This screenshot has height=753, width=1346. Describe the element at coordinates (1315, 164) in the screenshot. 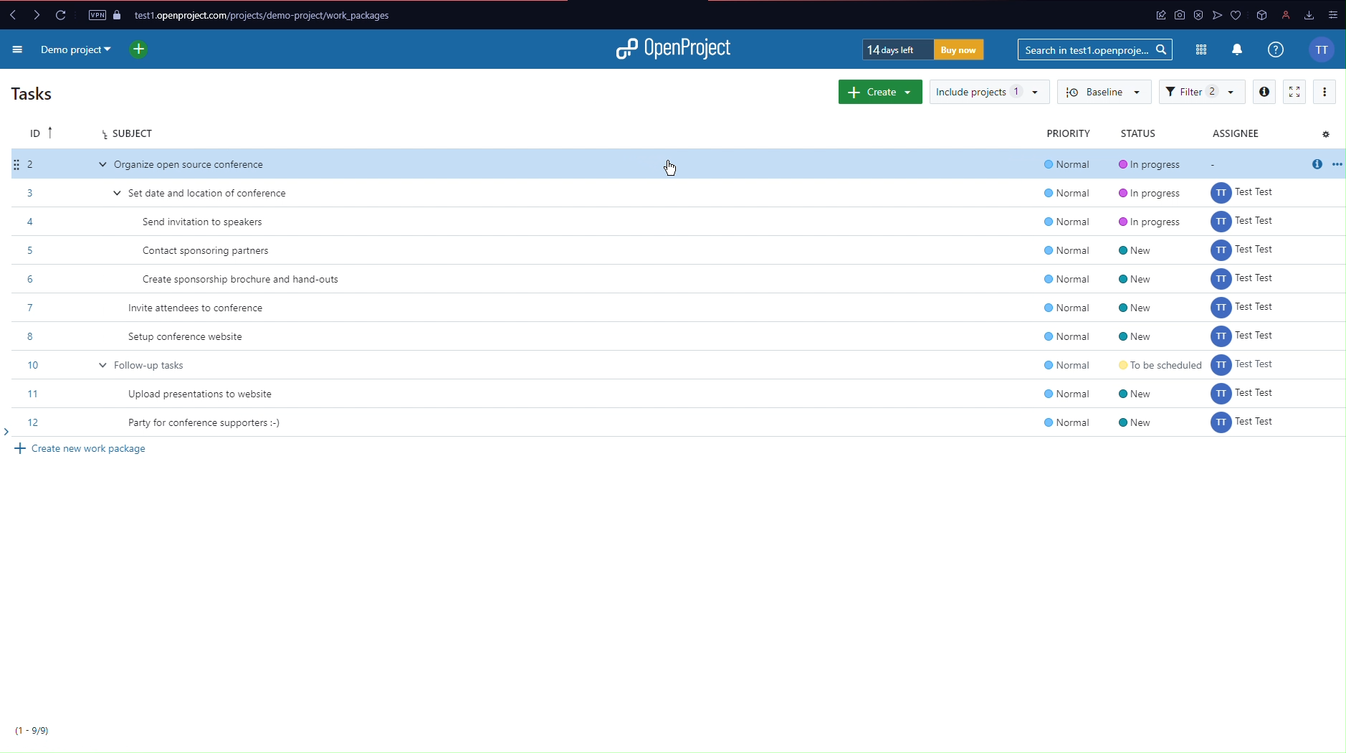

I see `info` at that location.